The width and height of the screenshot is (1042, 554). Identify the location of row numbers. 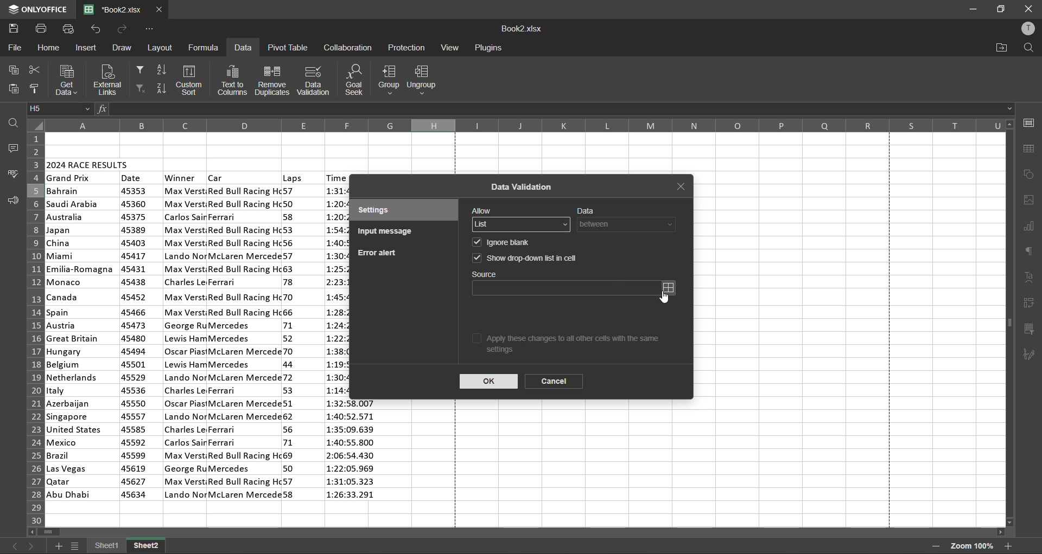
(33, 327).